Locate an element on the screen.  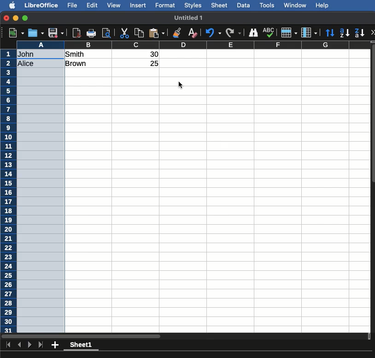
Clear formatting is located at coordinates (194, 33).